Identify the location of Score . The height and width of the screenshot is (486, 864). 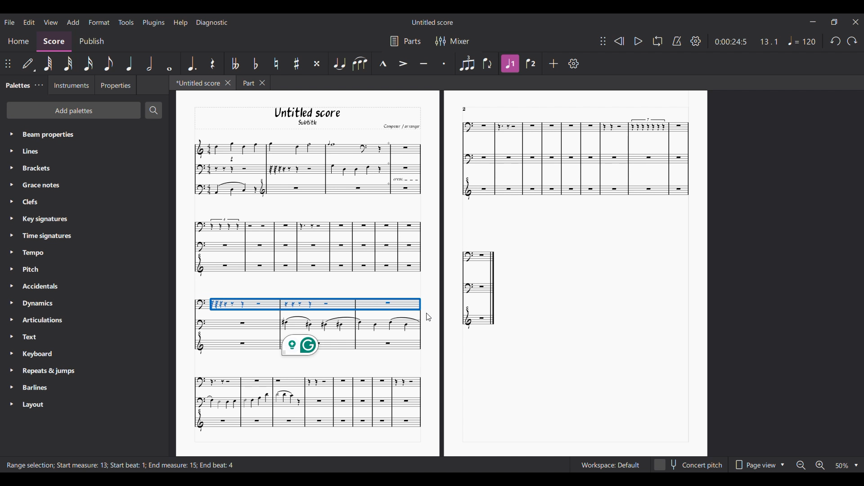
(54, 42).